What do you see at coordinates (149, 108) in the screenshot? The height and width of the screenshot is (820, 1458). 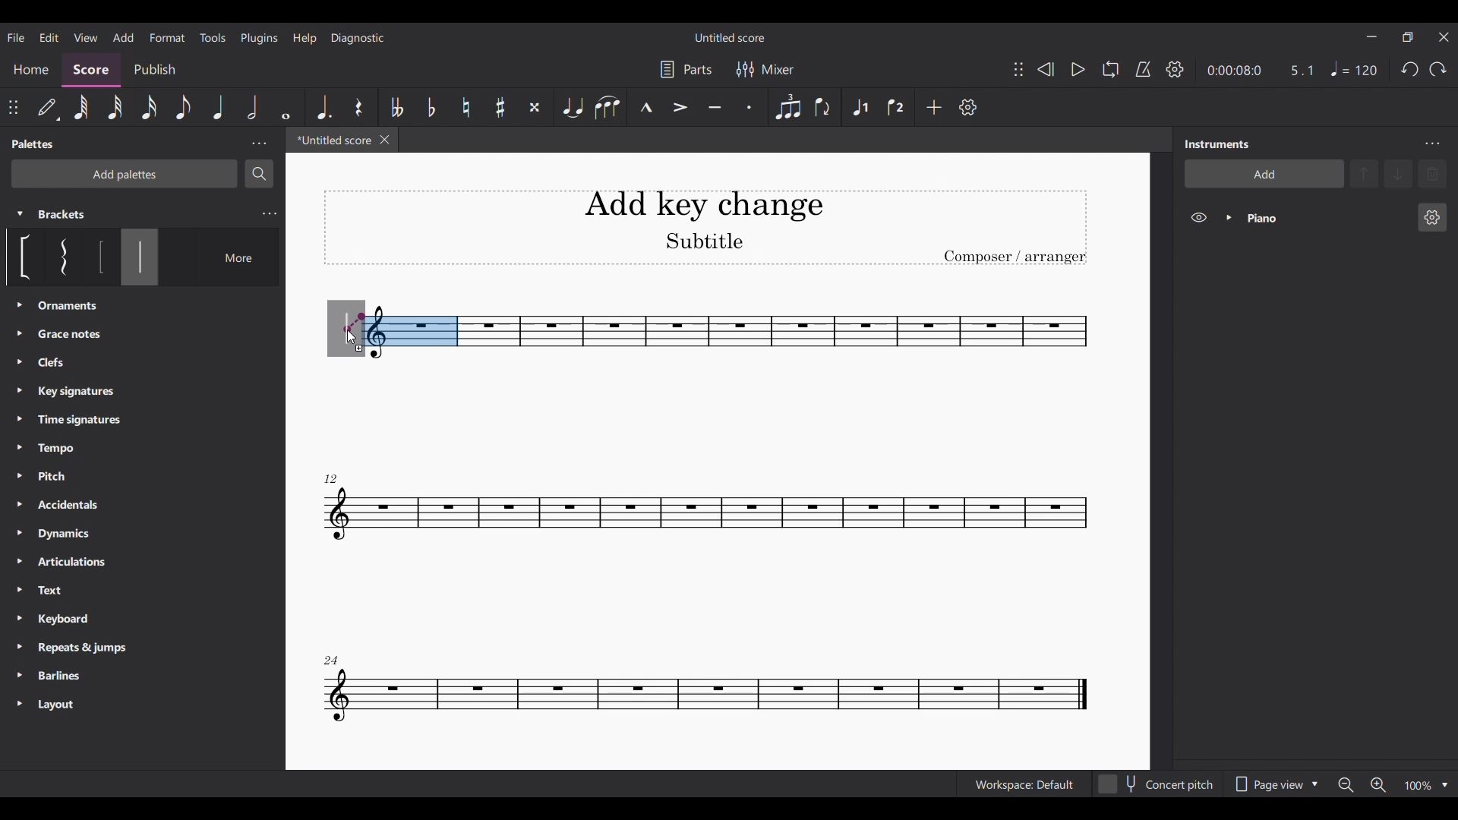 I see `16th note` at bounding box center [149, 108].